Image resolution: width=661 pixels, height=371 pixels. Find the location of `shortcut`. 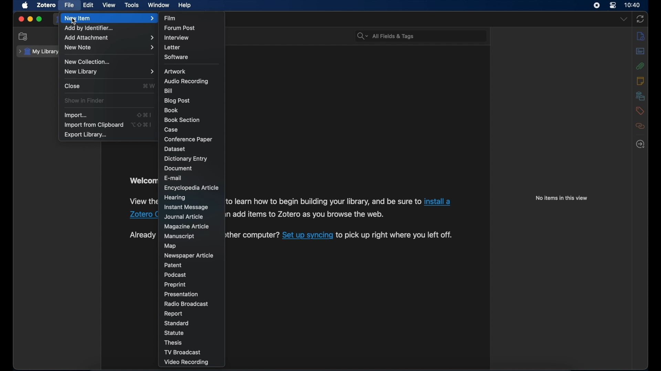

shortcut is located at coordinates (149, 86).